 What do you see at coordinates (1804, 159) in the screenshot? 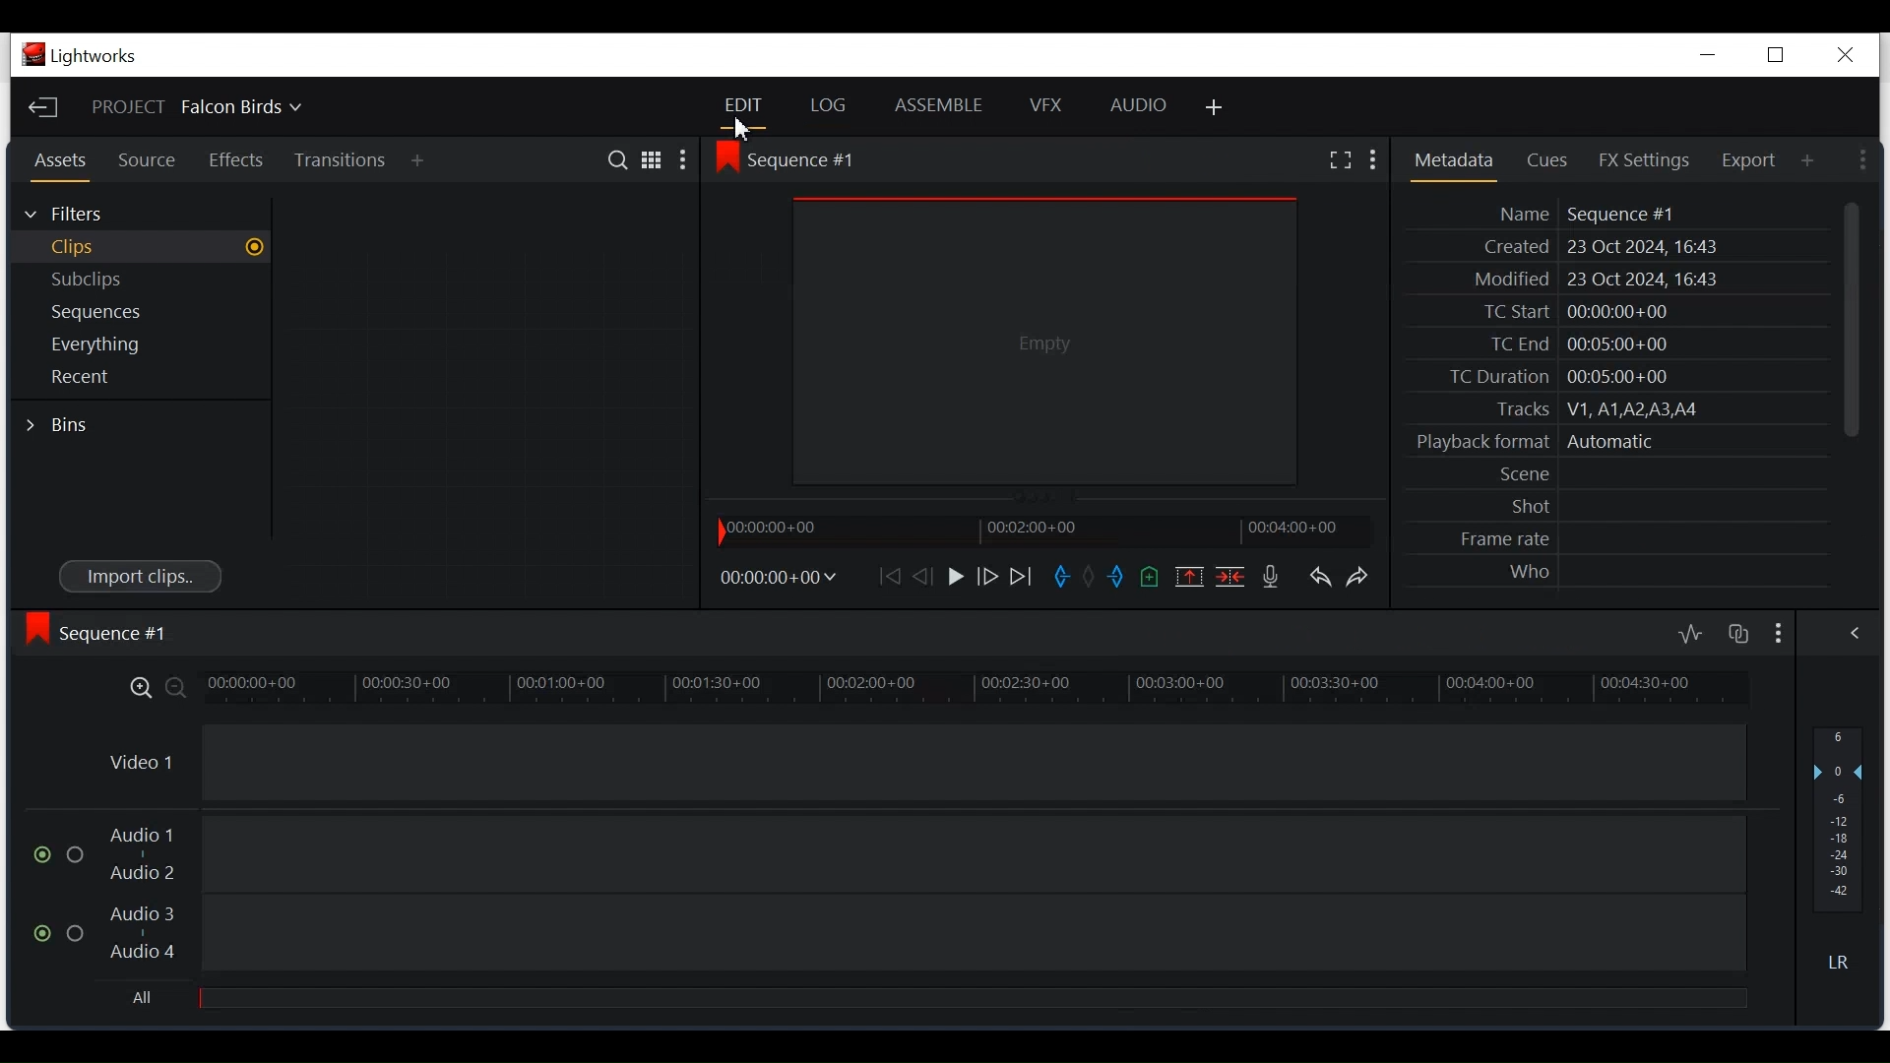
I see `Add Pnael` at bounding box center [1804, 159].